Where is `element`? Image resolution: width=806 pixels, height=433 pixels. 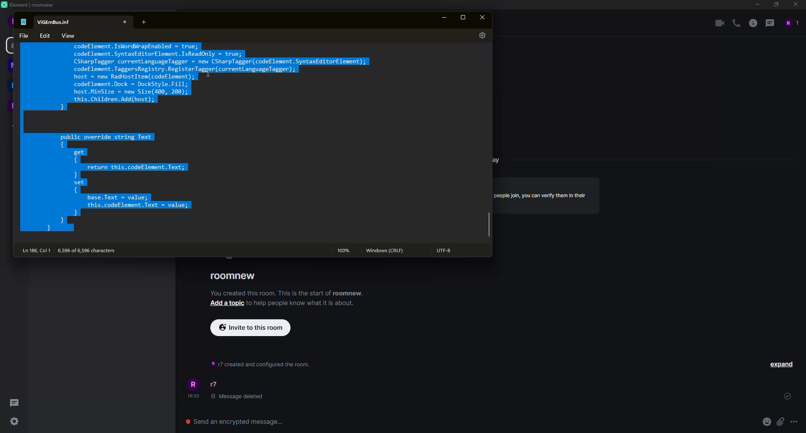
element is located at coordinates (29, 5).